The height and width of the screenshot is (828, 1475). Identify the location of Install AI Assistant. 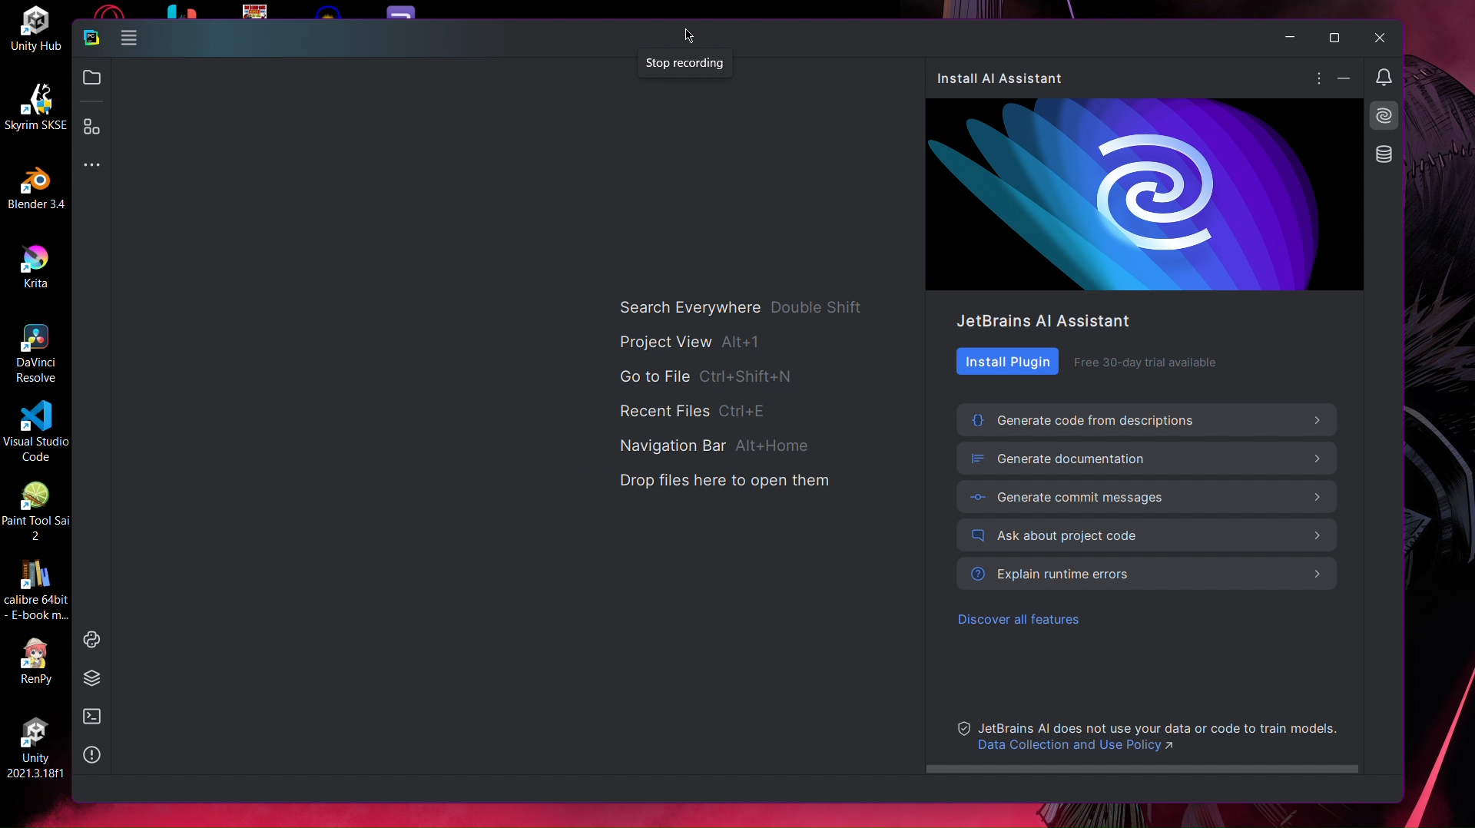
(1387, 117).